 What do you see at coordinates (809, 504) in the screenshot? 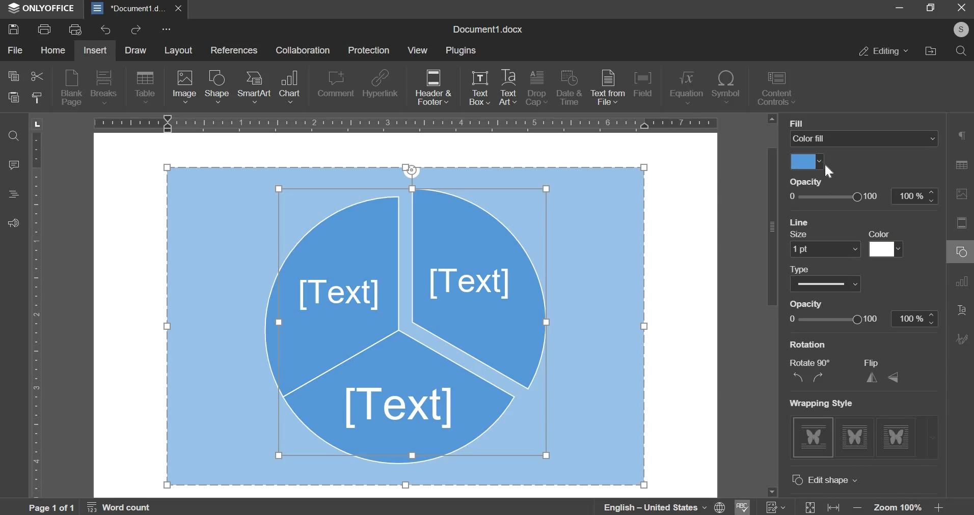
I see `fit size` at bounding box center [809, 504].